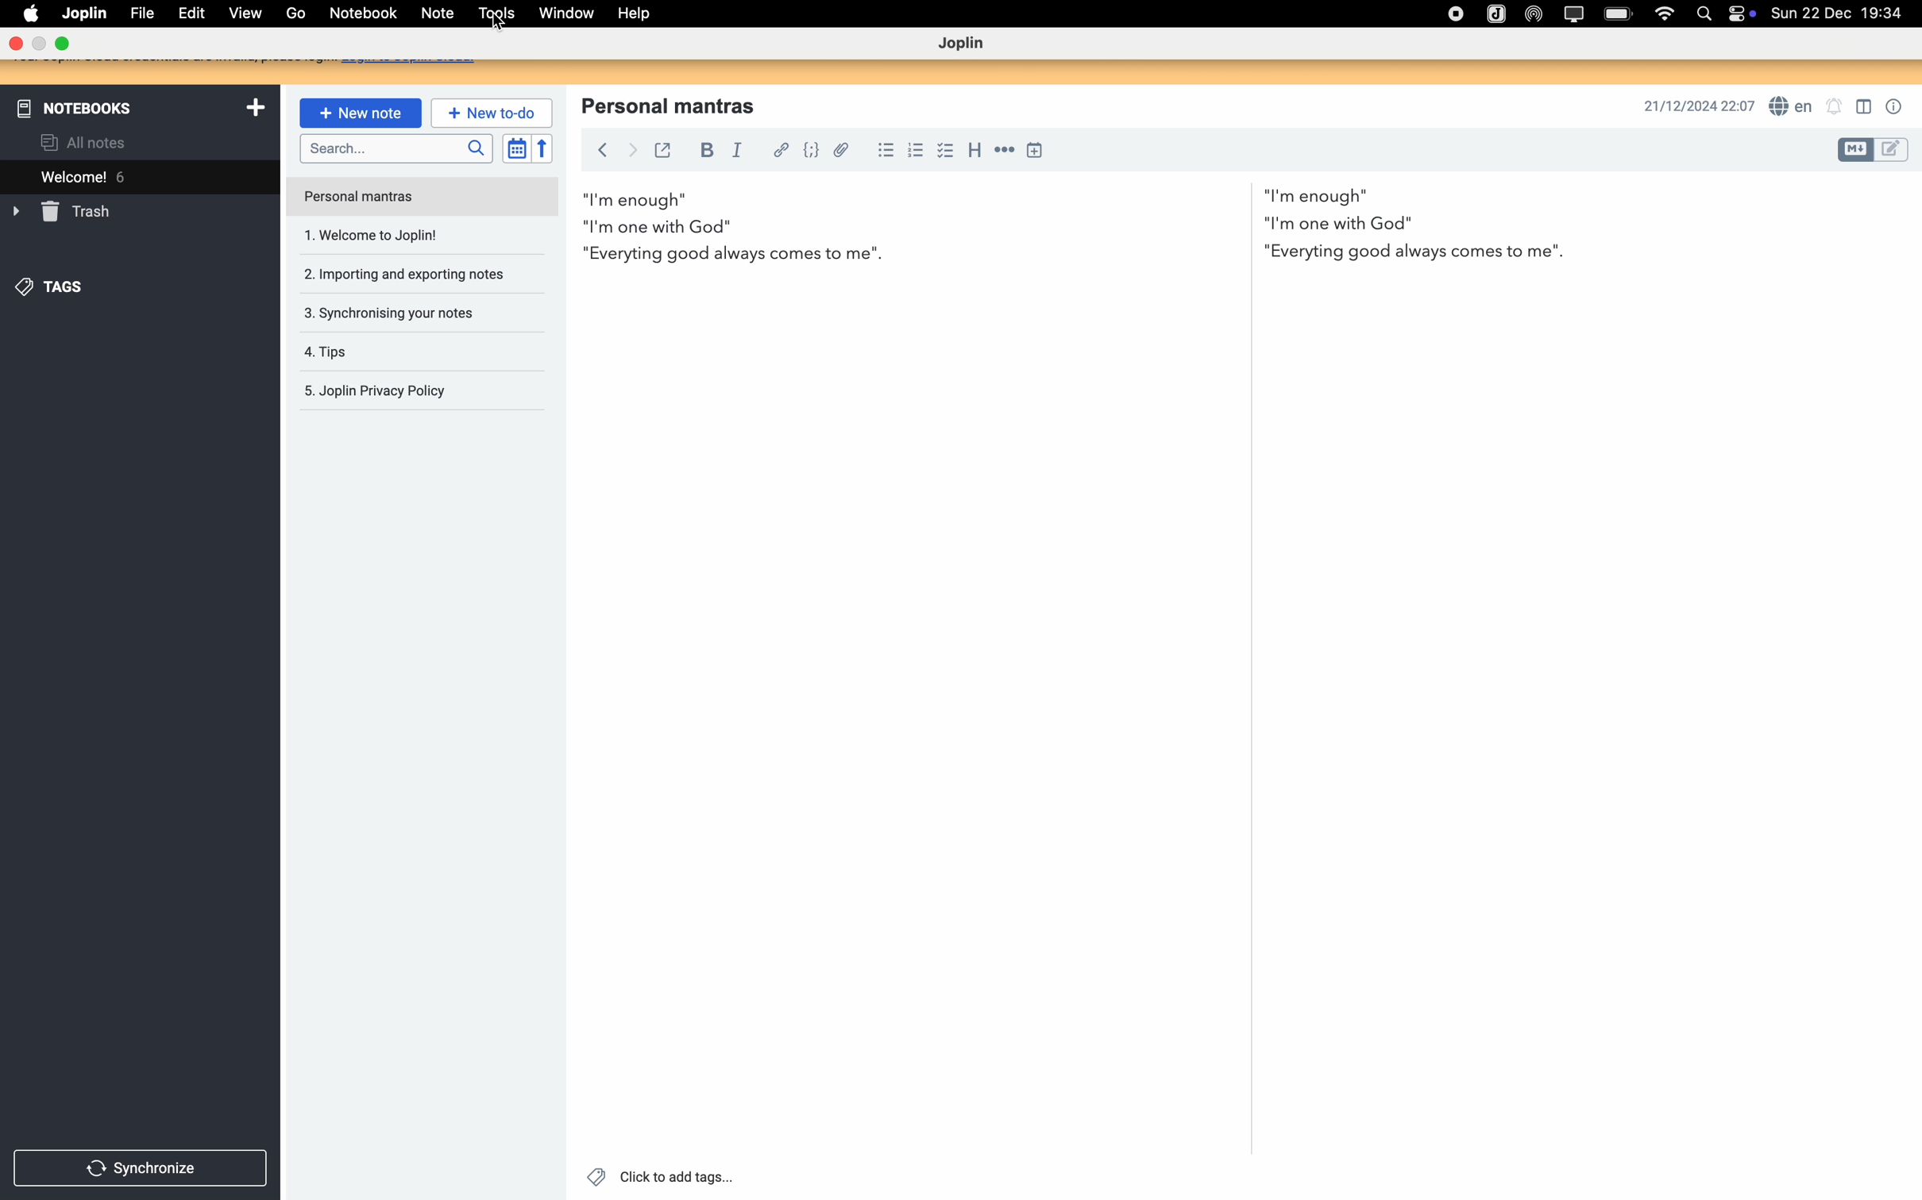  What do you see at coordinates (1571, 13) in the screenshot?
I see `screen` at bounding box center [1571, 13].